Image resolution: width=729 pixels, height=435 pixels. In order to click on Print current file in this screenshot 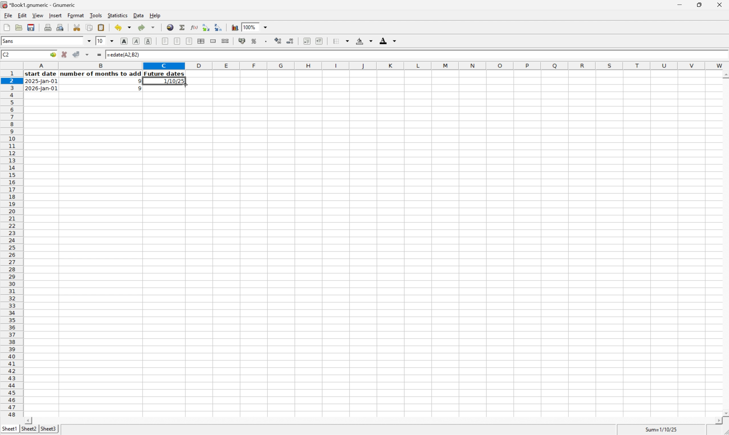, I will do `click(49, 27)`.